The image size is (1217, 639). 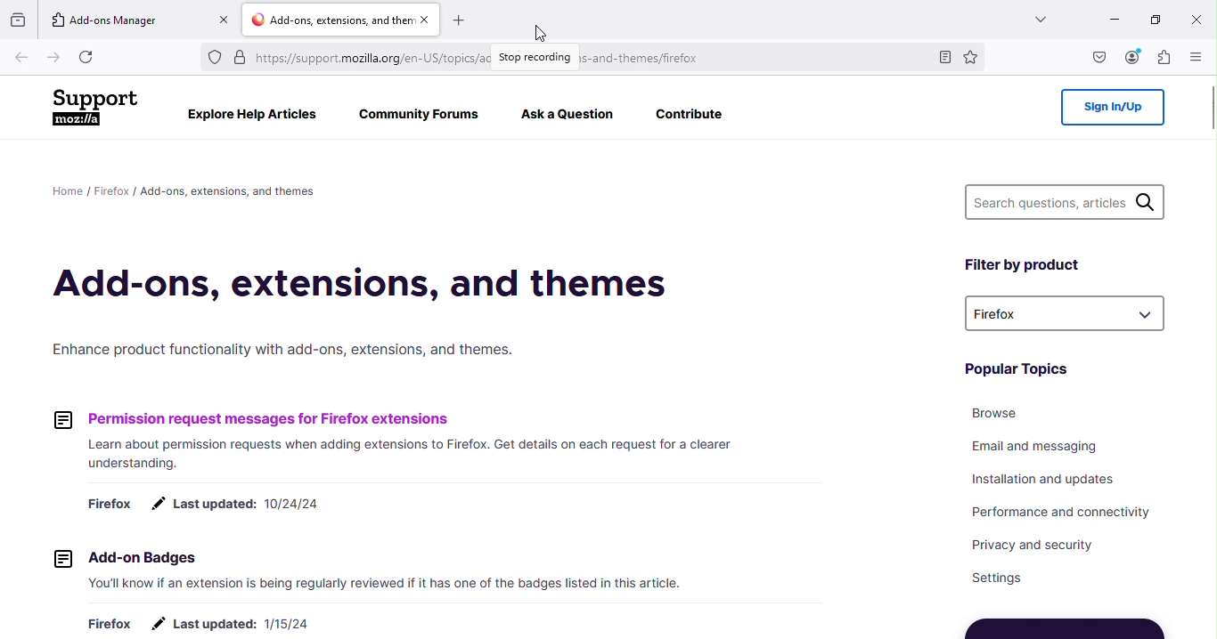 I want to click on Learn about permission requests when adding extensions to Firefox. Get details on each request for a clearer
understanding., so click(x=429, y=451).